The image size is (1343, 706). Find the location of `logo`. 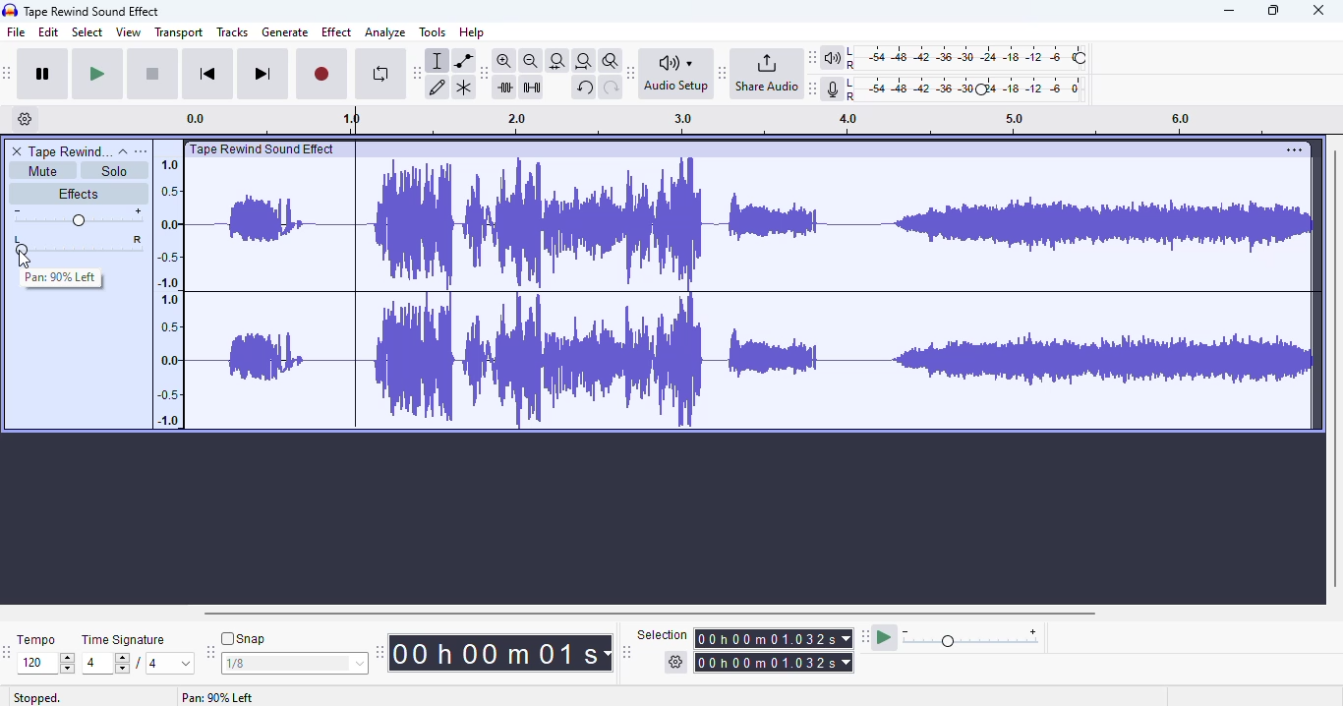

logo is located at coordinates (10, 10).